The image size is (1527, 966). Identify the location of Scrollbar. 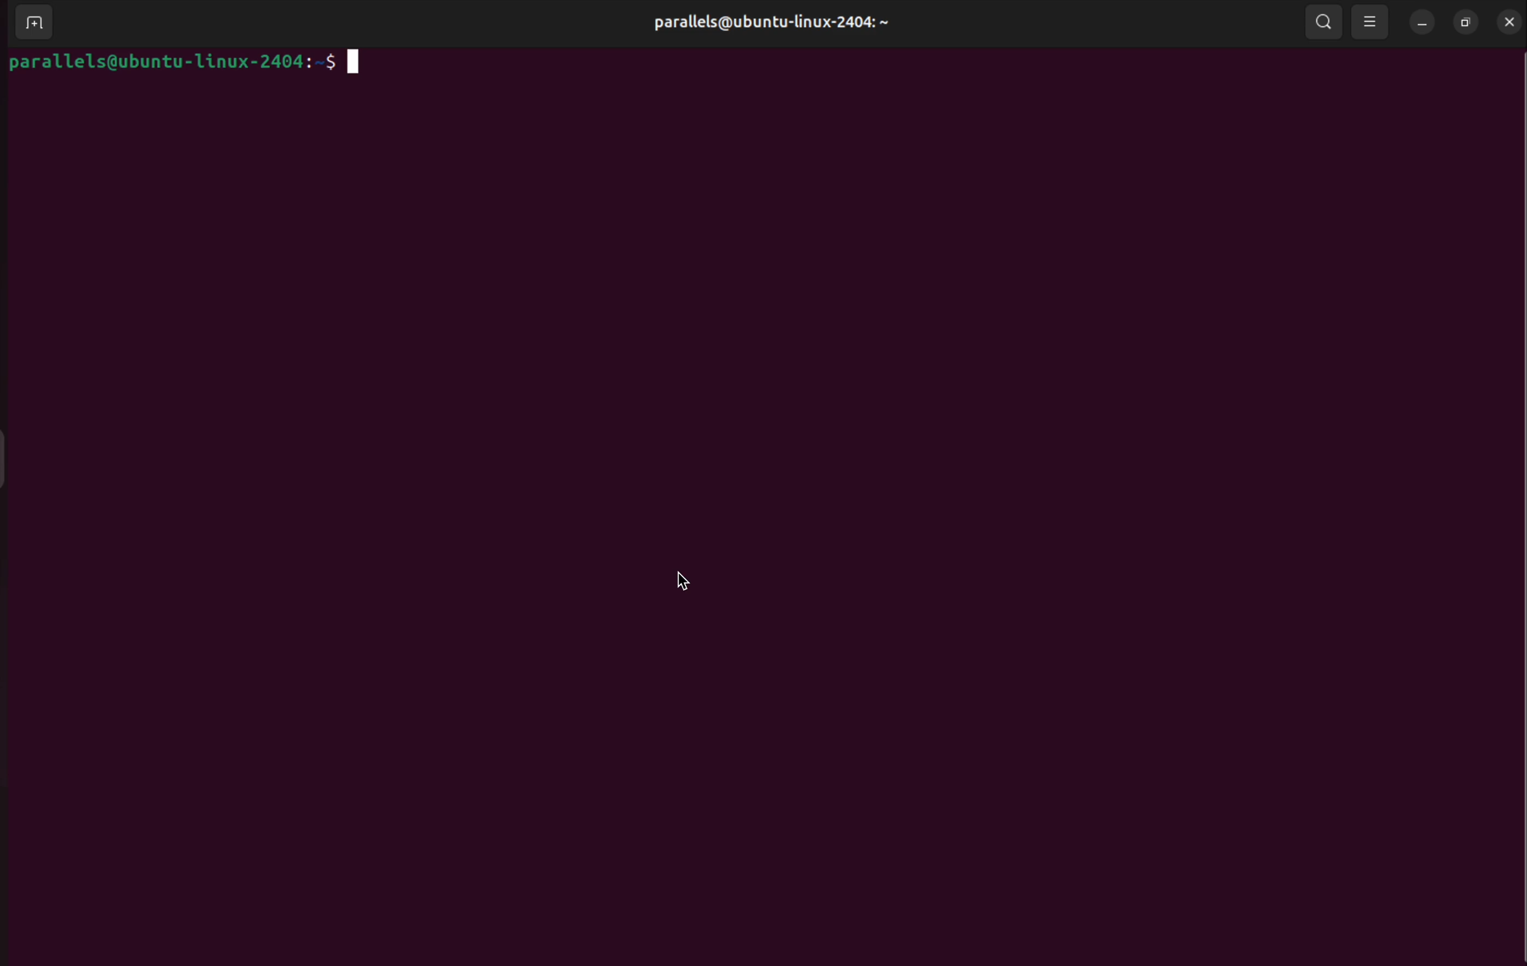
(1514, 471).